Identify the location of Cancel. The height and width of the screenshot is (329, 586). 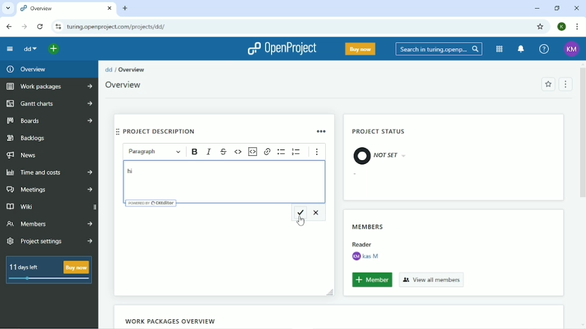
(318, 212).